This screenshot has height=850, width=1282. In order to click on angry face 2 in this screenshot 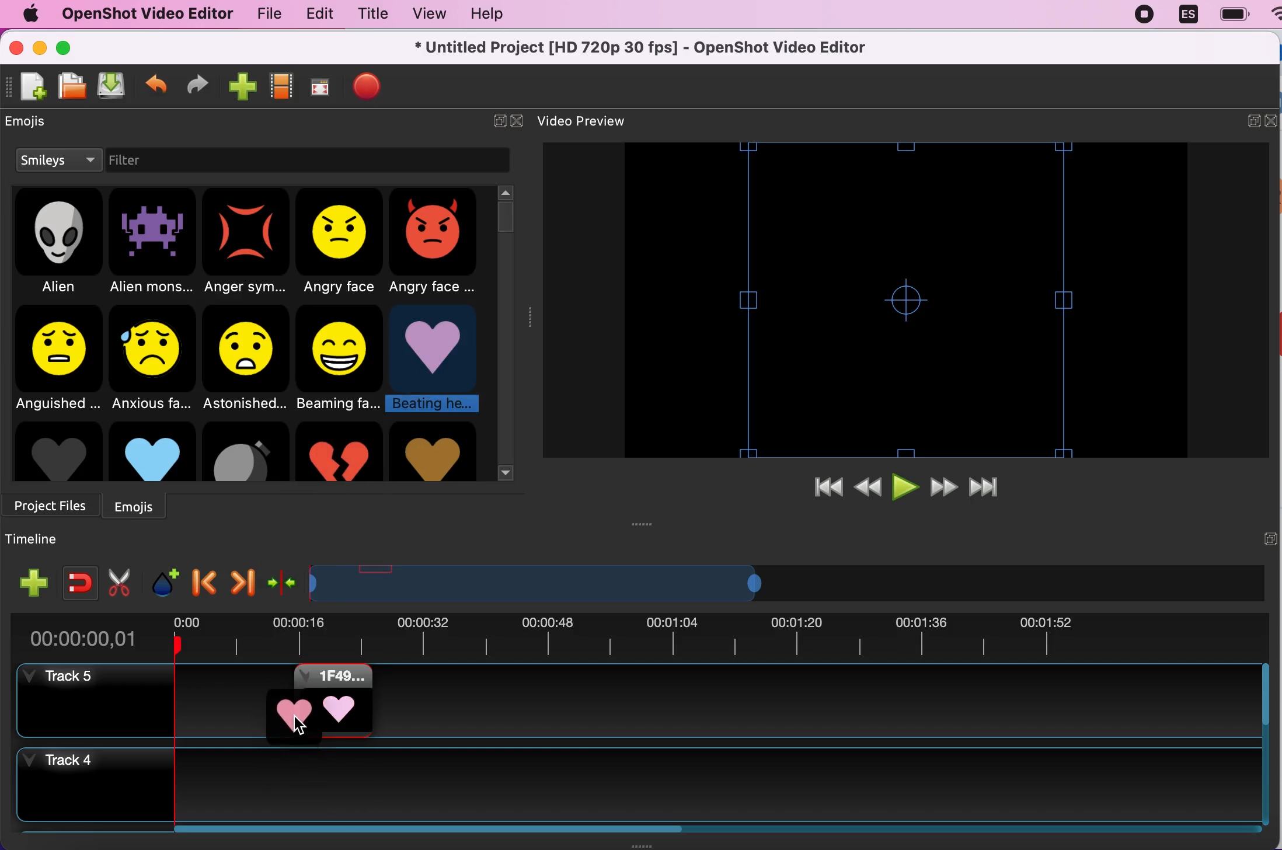, I will do `click(437, 244)`.